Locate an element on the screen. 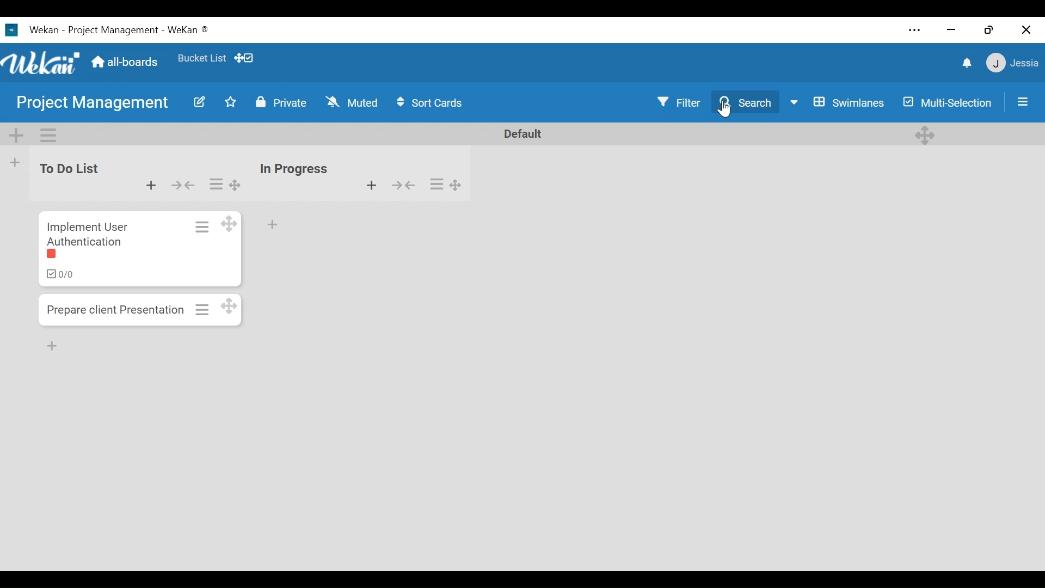 The image size is (1045, 588). Show/Hide Desktop drag icons is located at coordinates (246, 58).